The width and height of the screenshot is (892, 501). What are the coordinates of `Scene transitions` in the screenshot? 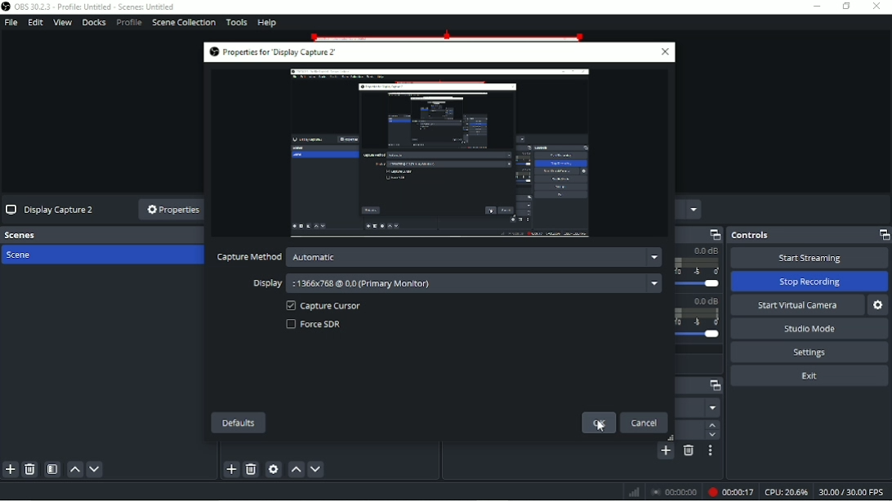 It's located at (700, 386).